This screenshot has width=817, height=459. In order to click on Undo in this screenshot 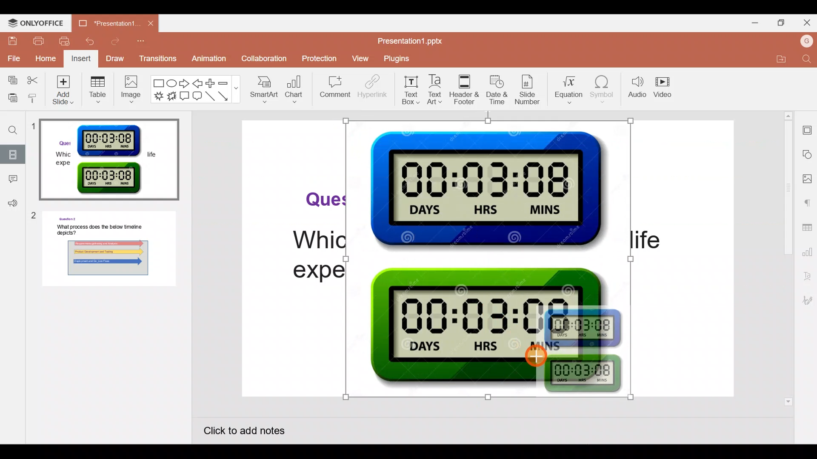, I will do `click(94, 41)`.